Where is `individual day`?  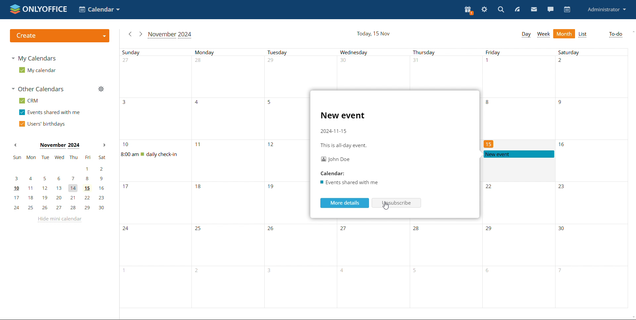 individual day is located at coordinates (374, 52).